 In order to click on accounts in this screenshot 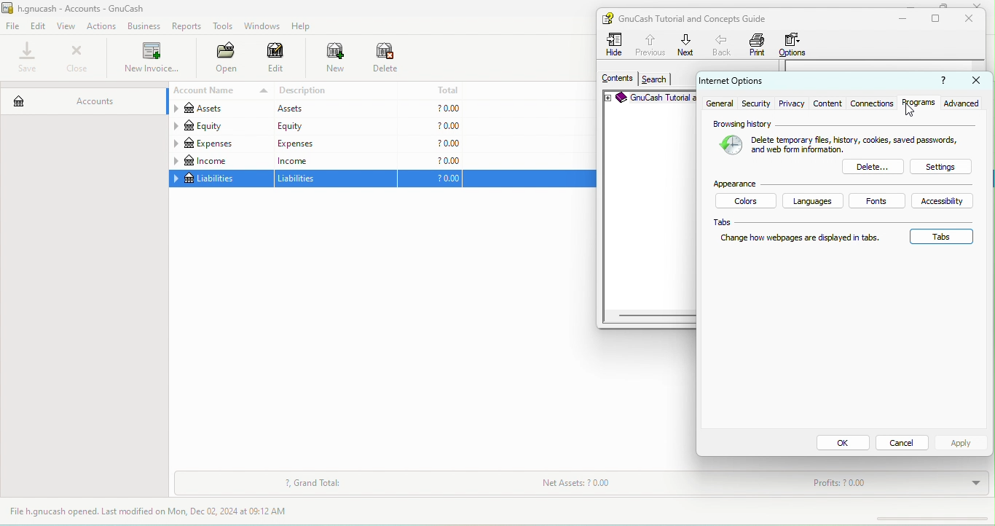, I will do `click(82, 98)`.